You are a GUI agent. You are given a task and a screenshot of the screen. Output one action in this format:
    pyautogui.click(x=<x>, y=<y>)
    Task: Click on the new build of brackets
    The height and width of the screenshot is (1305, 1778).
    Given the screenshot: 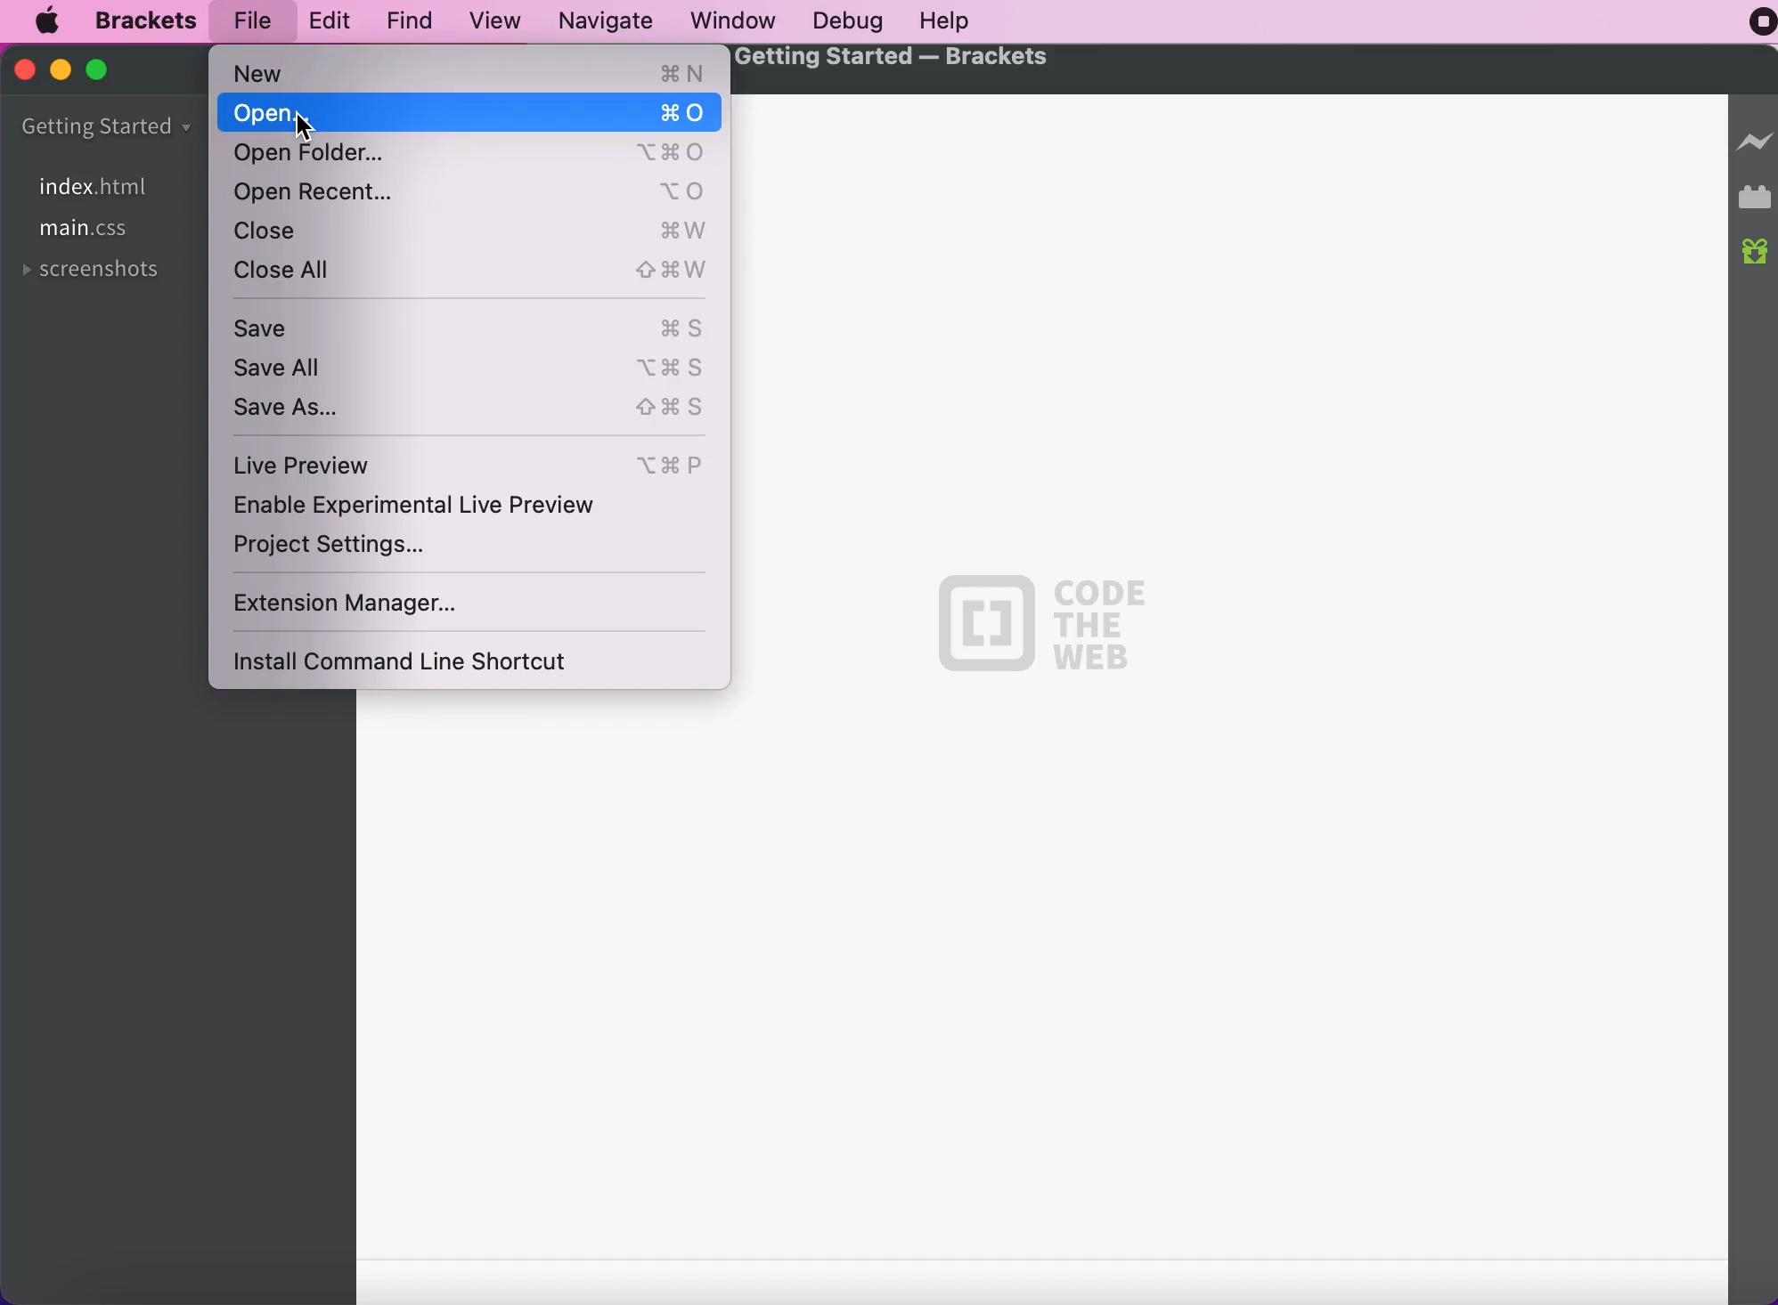 What is the action you would take?
    pyautogui.click(x=1755, y=253)
    